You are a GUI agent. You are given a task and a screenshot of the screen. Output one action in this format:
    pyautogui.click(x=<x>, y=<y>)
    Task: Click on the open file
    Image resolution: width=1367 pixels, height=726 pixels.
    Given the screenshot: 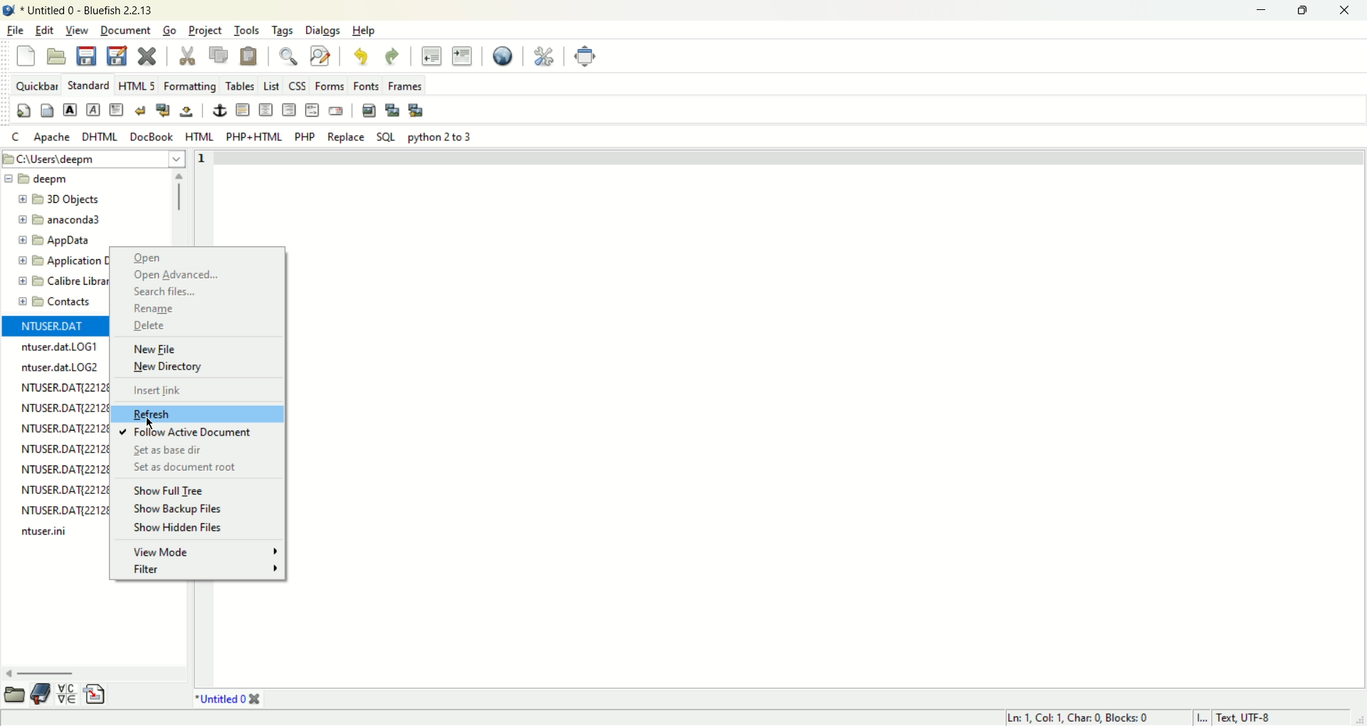 What is the action you would take?
    pyautogui.click(x=58, y=56)
    